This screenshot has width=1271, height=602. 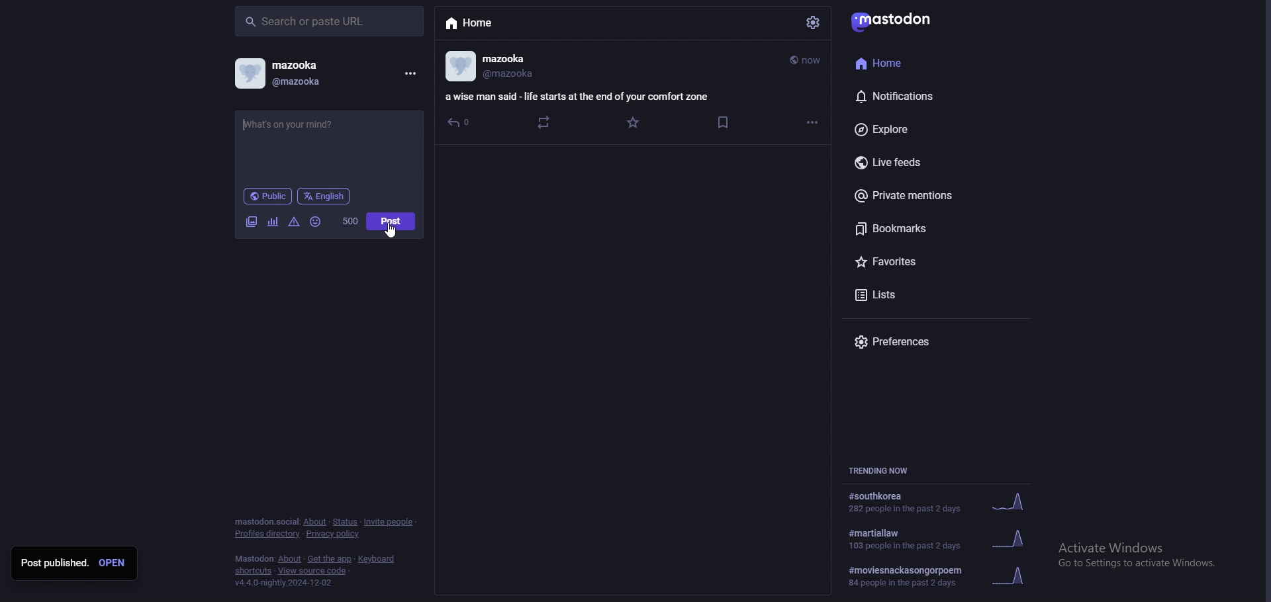 I want to click on polls, so click(x=272, y=222).